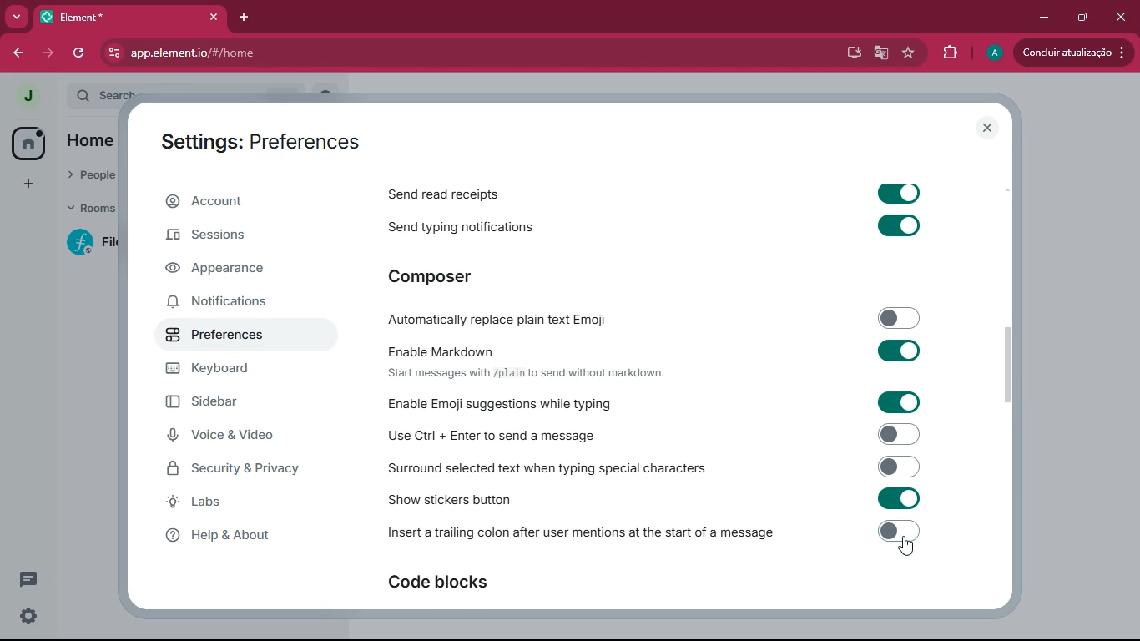 This screenshot has width=1140, height=641. Describe the element at coordinates (906, 53) in the screenshot. I see `favourite` at that location.